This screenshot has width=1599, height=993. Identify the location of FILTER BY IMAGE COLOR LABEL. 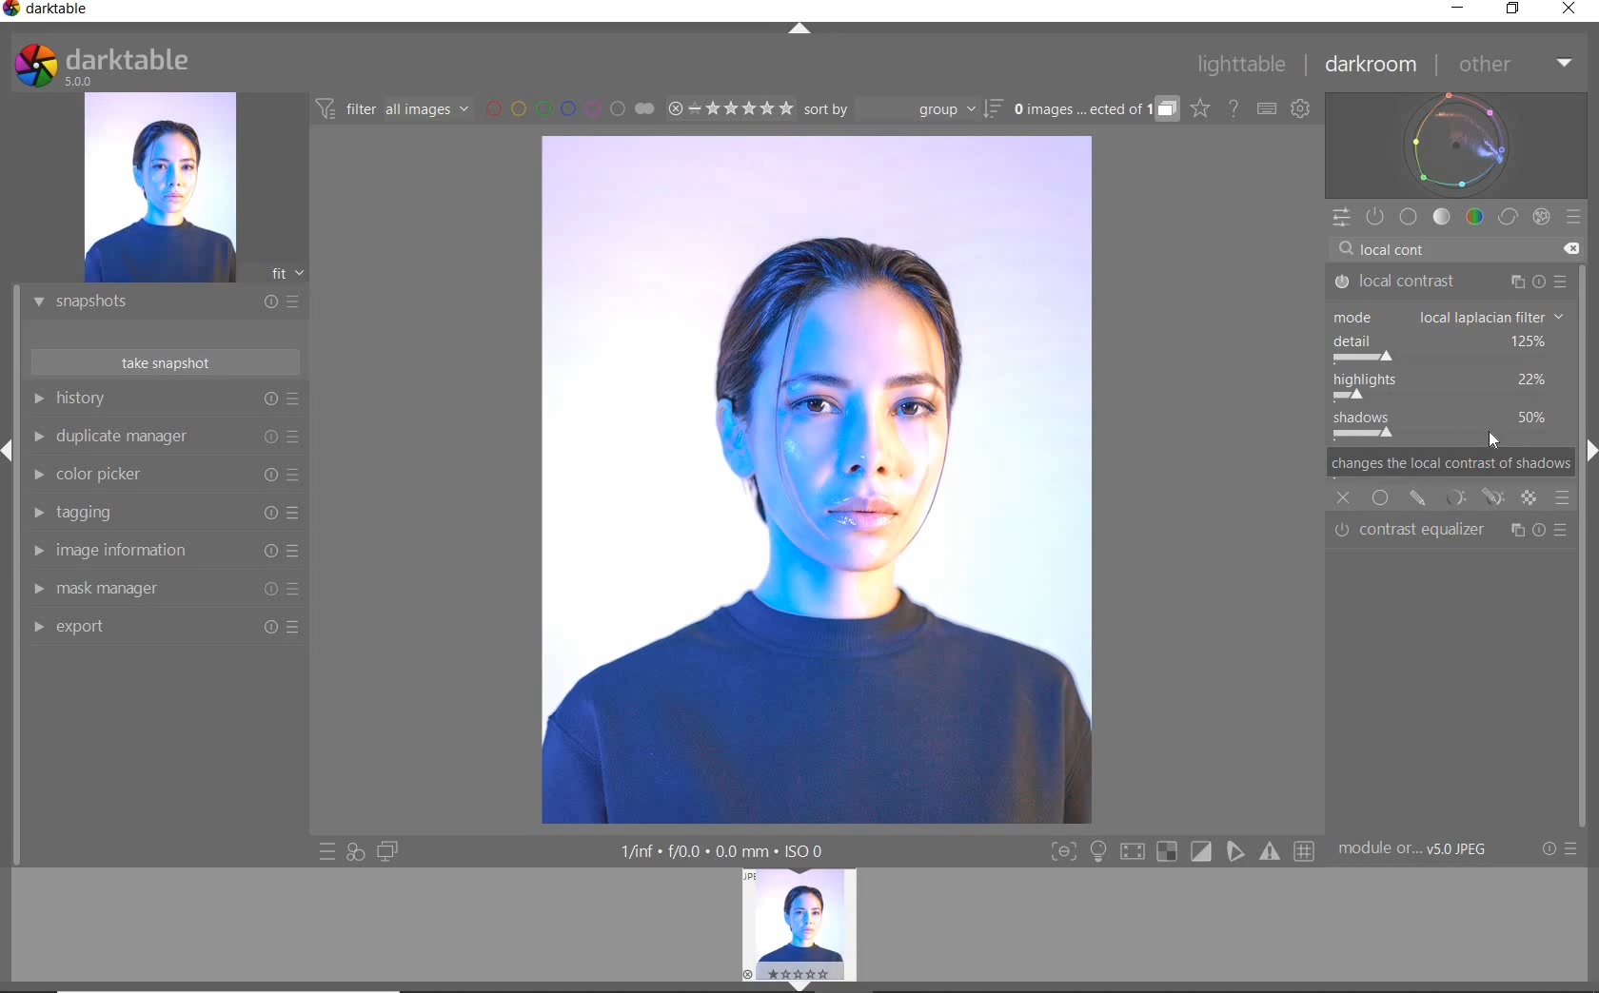
(570, 107).